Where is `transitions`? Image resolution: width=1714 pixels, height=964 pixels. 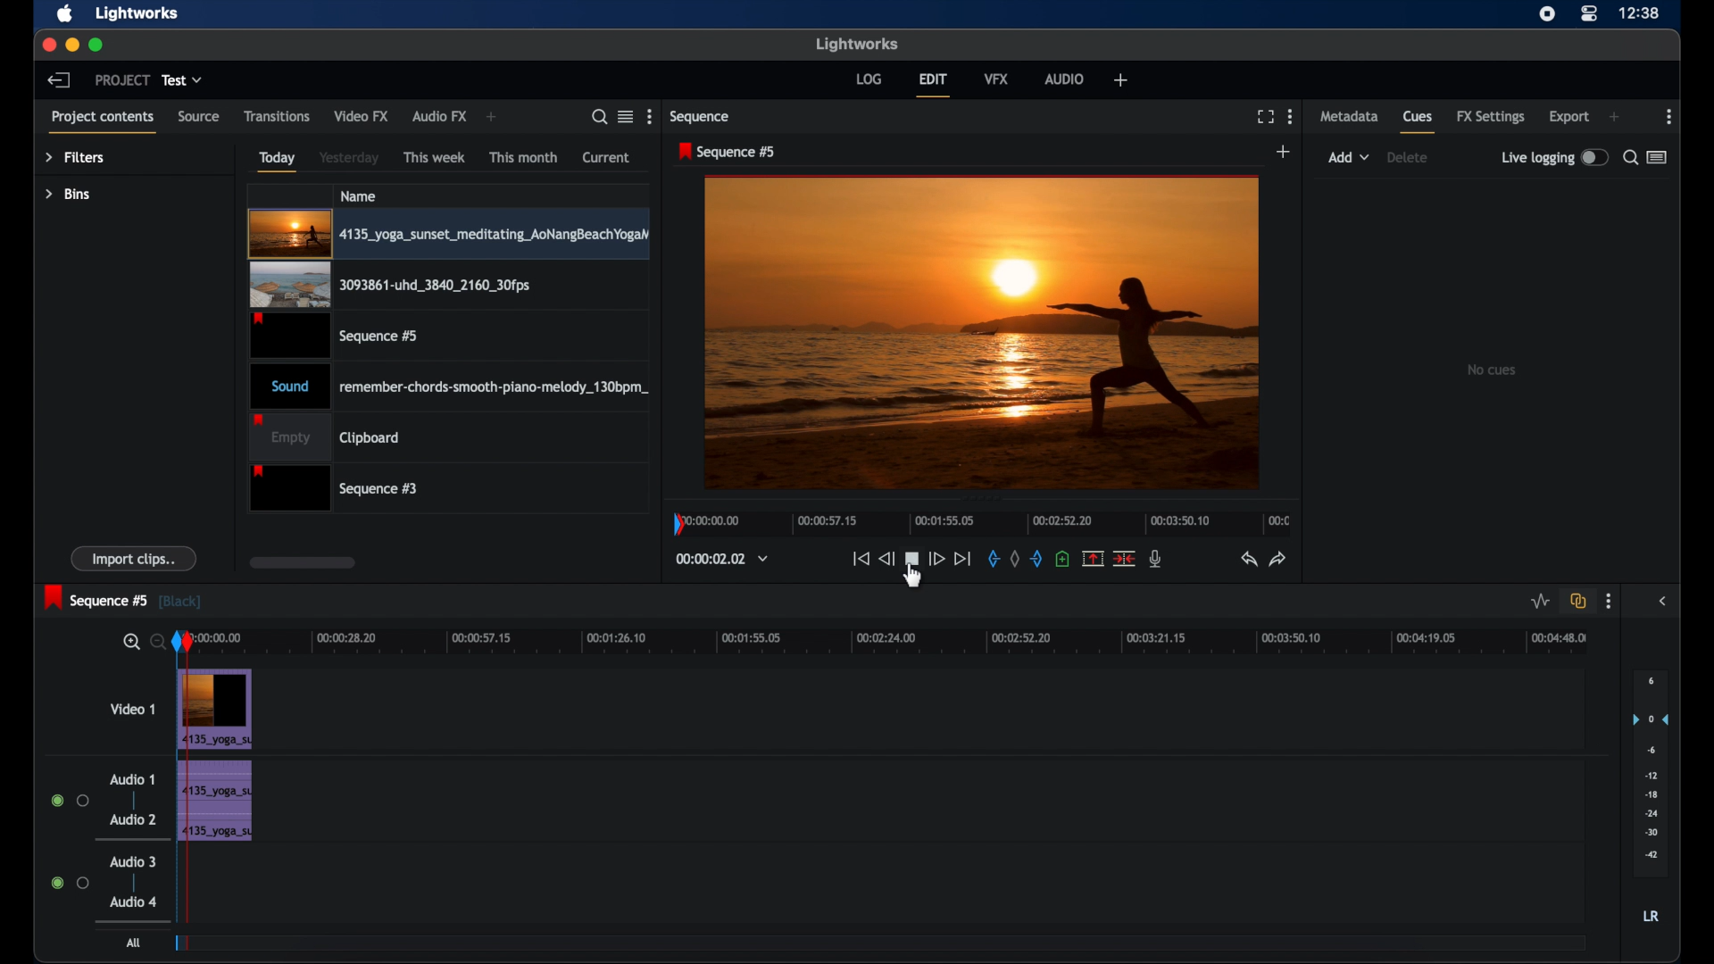 transitions is located at coordinates (277, 117).